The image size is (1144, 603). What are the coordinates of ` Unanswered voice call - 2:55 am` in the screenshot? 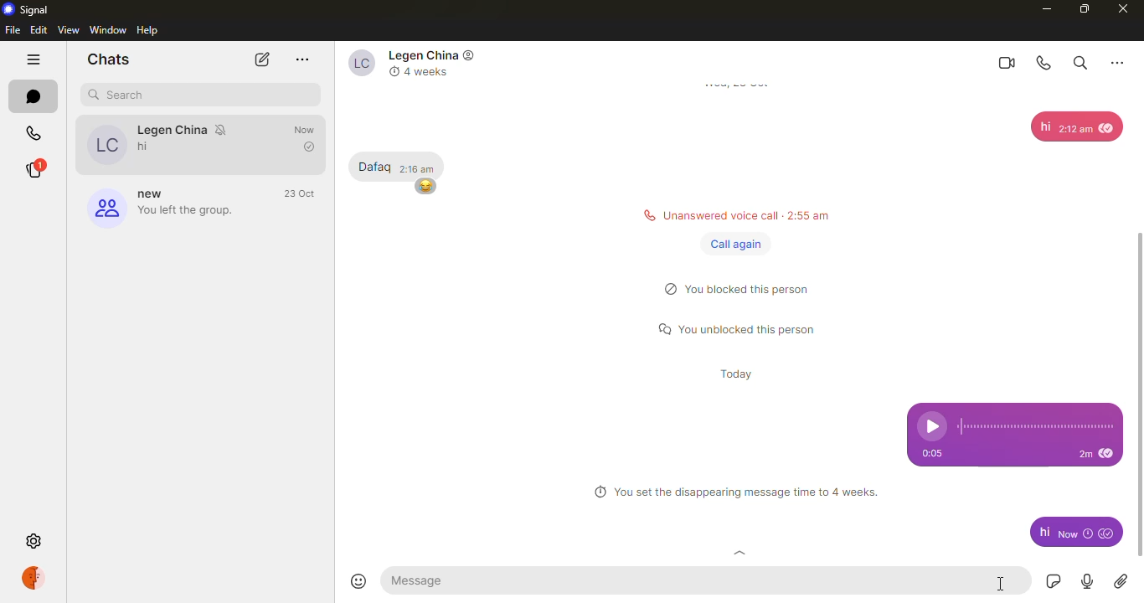 It's located at (731, 214).